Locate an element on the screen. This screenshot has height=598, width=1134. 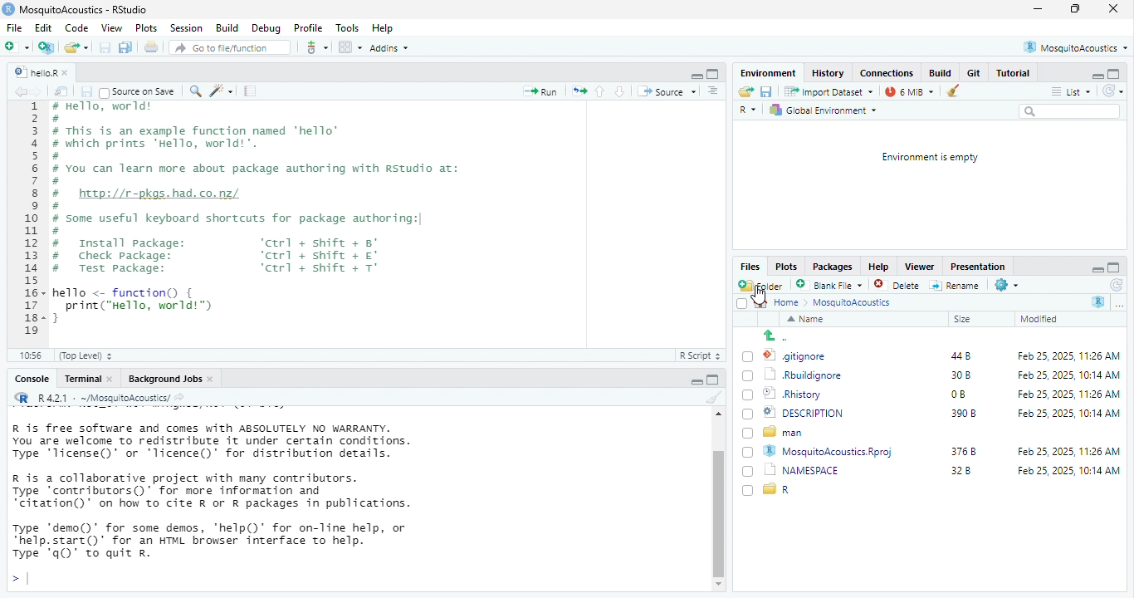
save current document is located at coordinates (770, 93).